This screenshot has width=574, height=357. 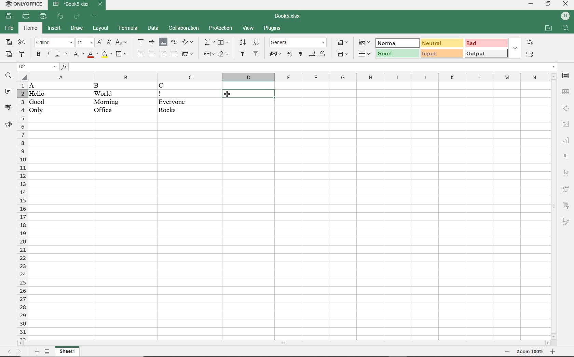 What do you see at coordinates (76, 29) in the screenshot?
I see `draw` at bounding box center [76, 29].